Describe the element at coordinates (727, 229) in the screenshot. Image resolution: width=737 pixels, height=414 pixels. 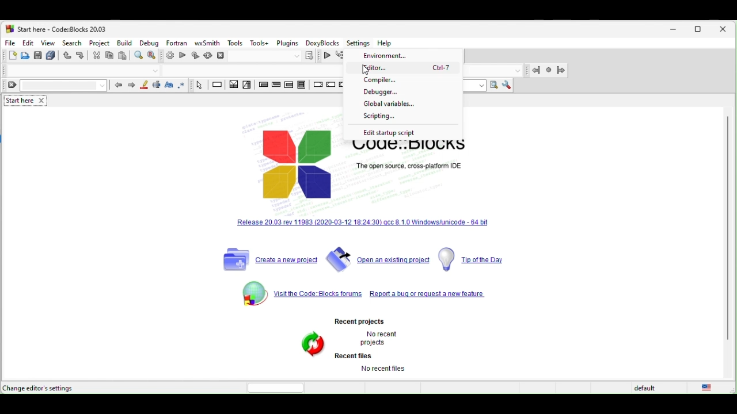
I see `vertical scroll bar` at that location.